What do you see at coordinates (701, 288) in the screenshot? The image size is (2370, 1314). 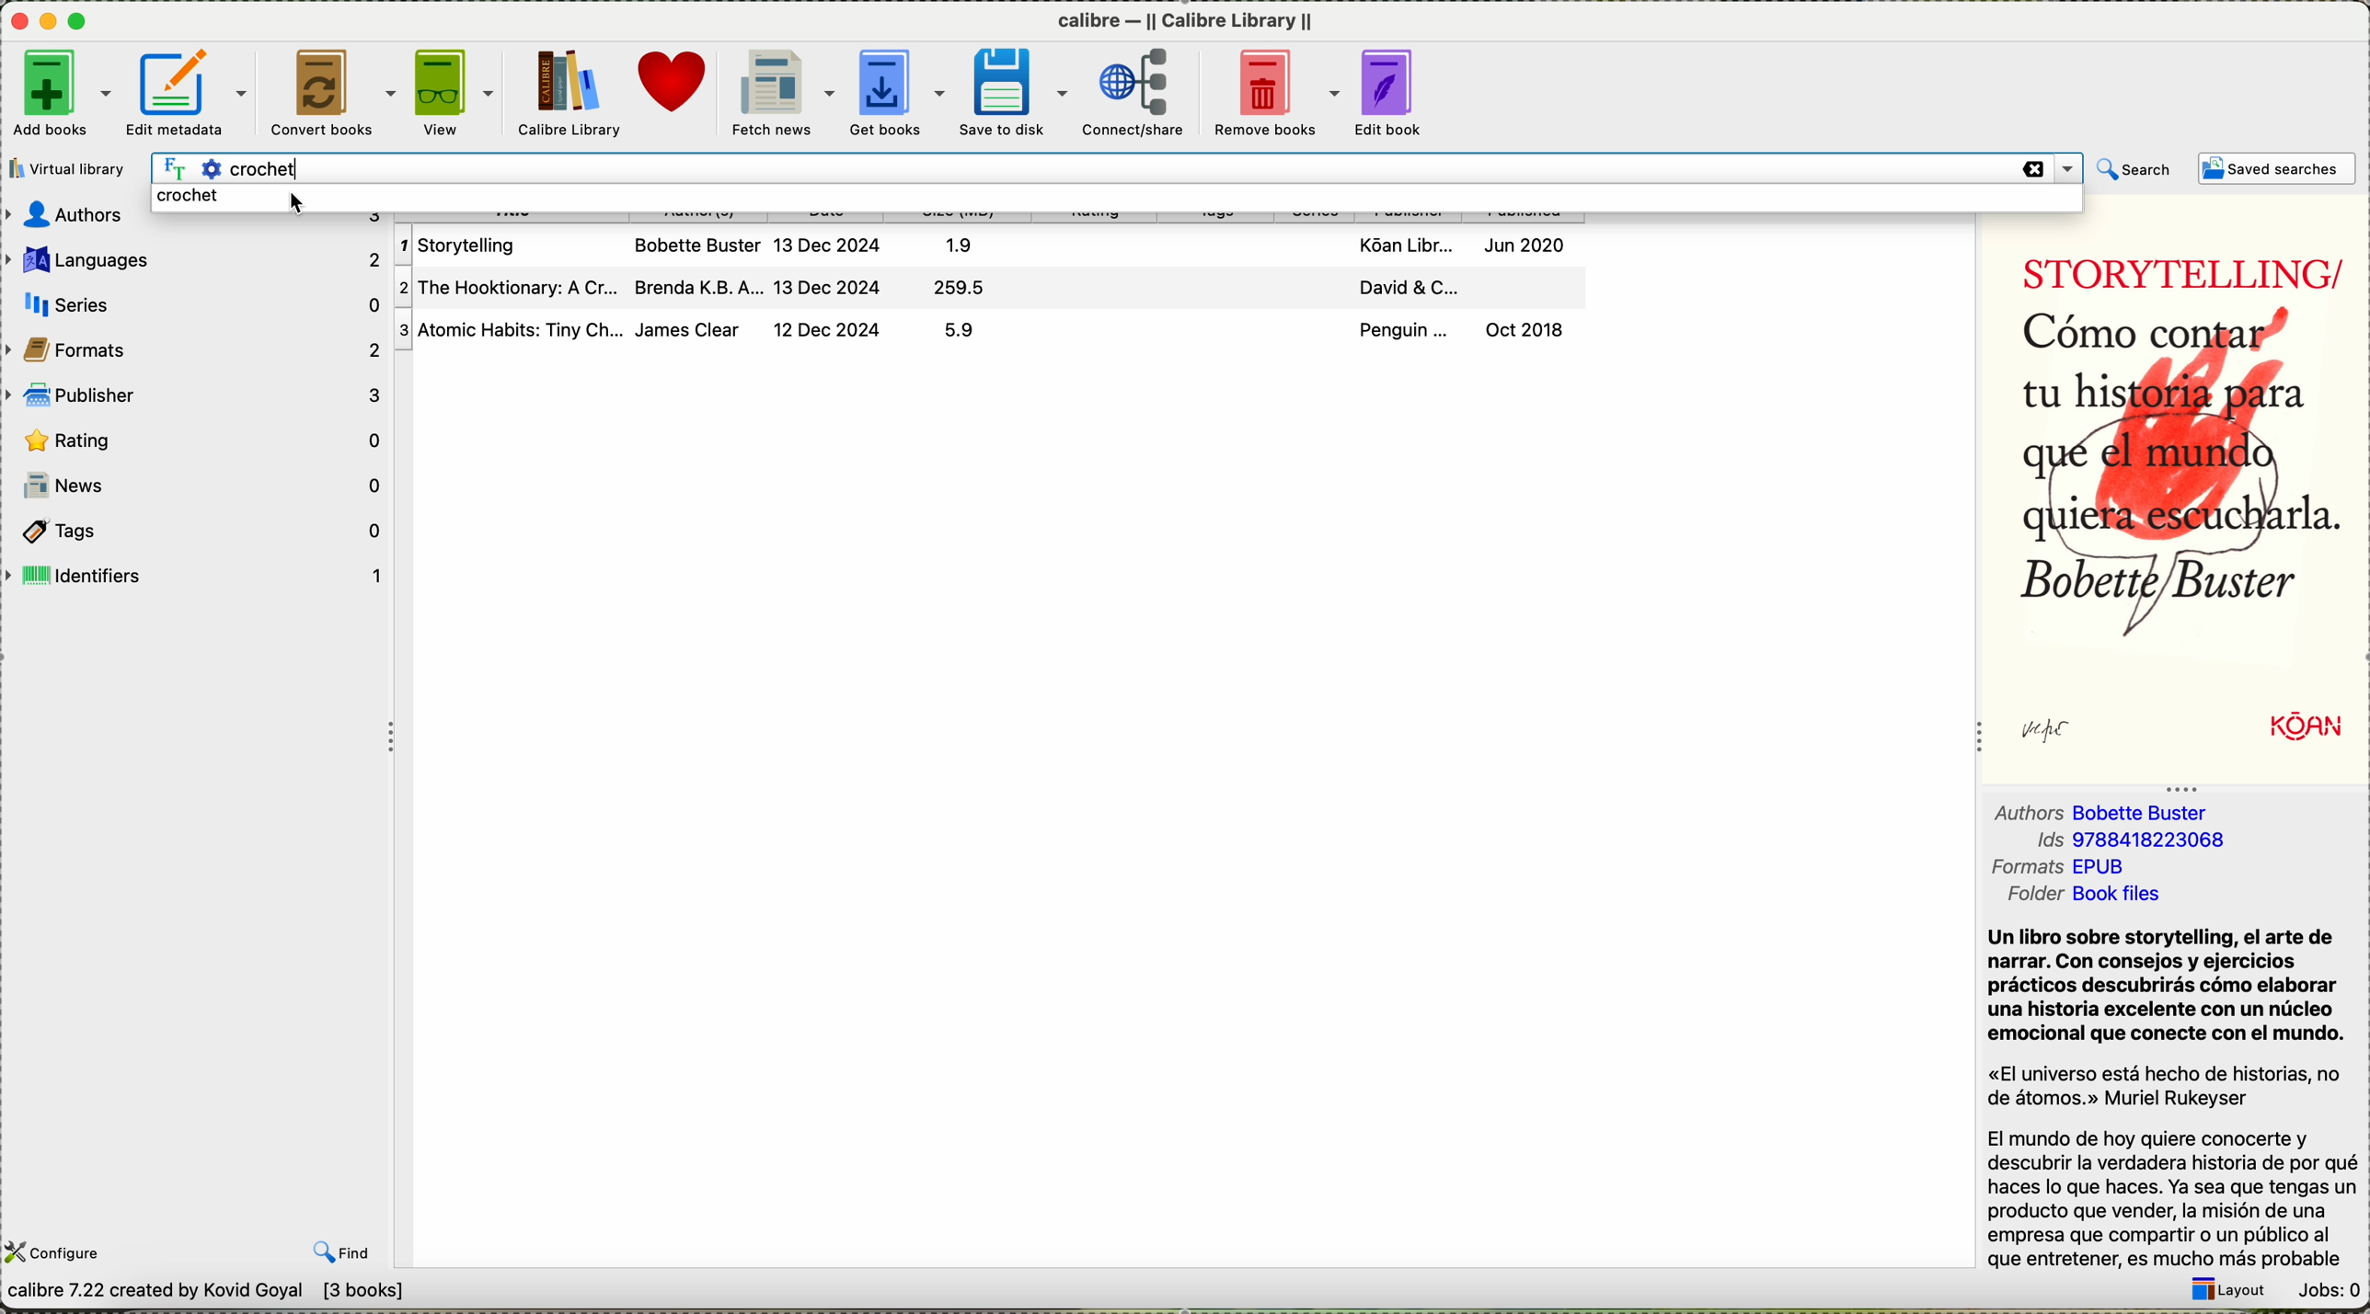 I see `Brenda K.B.A` at bounding box center [701, 288].